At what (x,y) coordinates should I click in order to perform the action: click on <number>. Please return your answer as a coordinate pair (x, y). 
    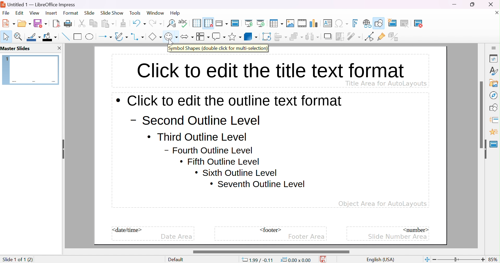
    Looking at the image, I should click on (415, 229).